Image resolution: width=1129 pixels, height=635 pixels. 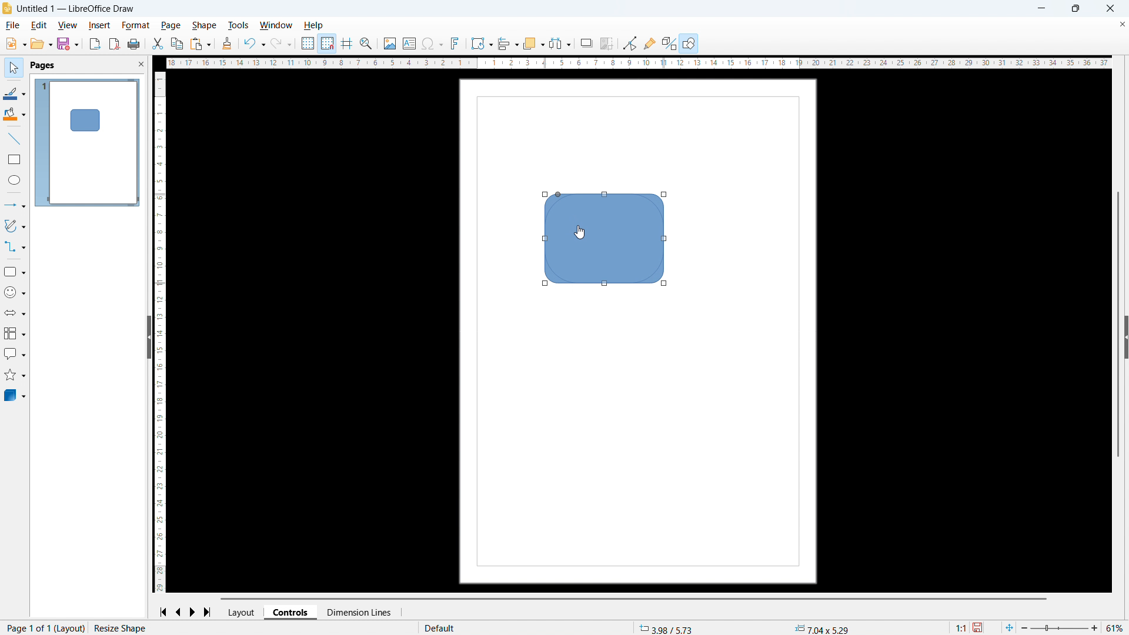 What do you see at coordinates (1110, 8) in the screenshot?
I see `close ` at bounding box center [1110, 8].